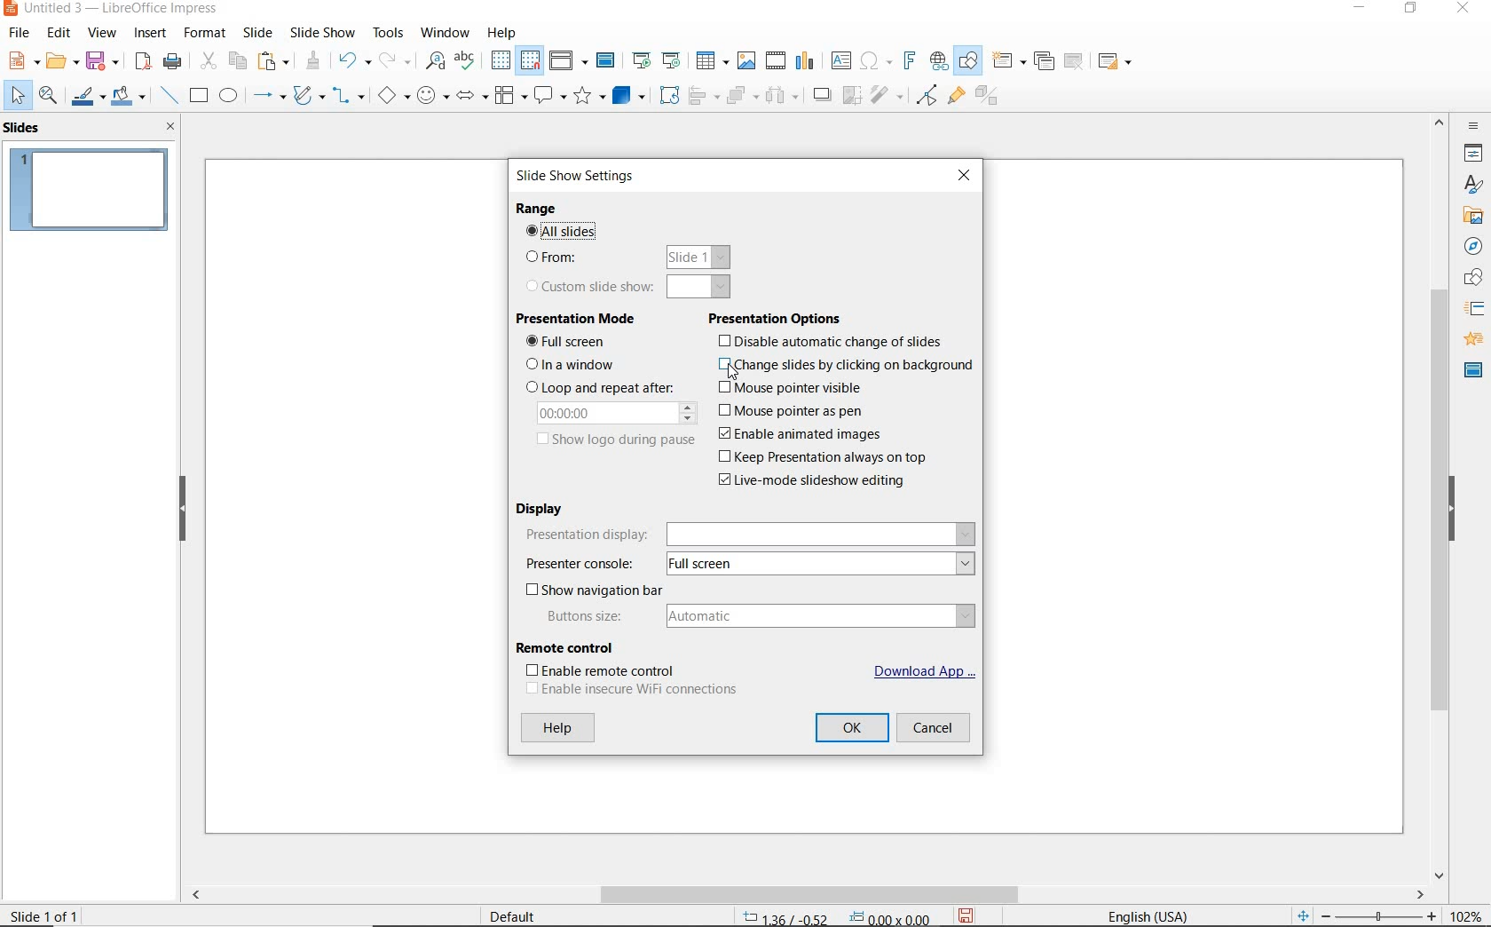 This screenshot has height=927, width=1491. I want to click on SLIDE LAYOUT, so click(1114, 60).